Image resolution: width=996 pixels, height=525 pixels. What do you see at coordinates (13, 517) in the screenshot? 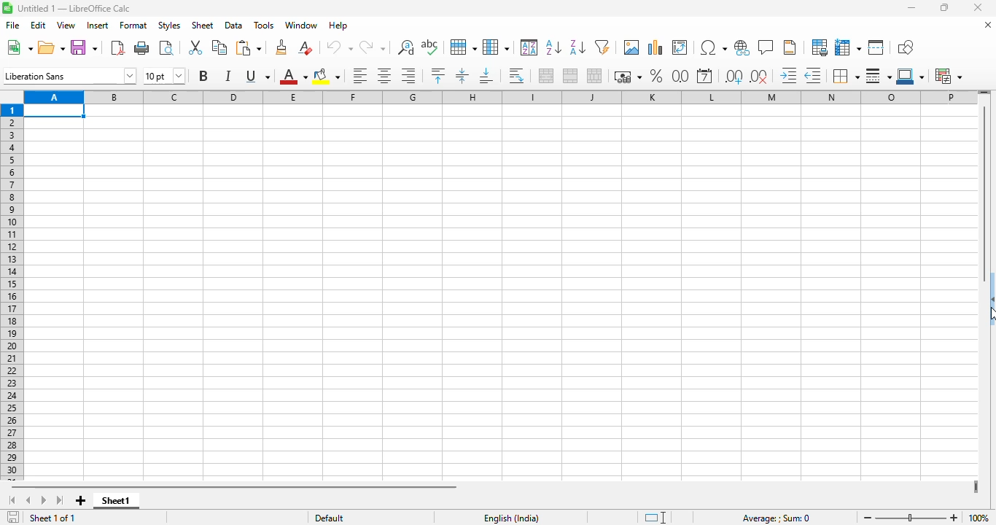
I see `click to save the document` at bounding box center [13, 517].